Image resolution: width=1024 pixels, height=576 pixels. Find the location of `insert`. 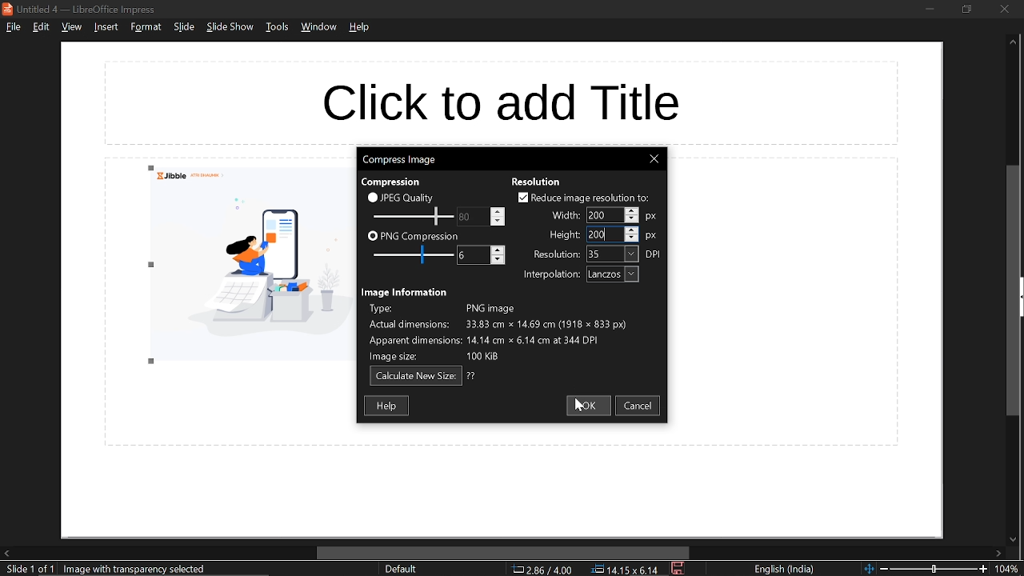

insert is located at coordinates (104, 26).